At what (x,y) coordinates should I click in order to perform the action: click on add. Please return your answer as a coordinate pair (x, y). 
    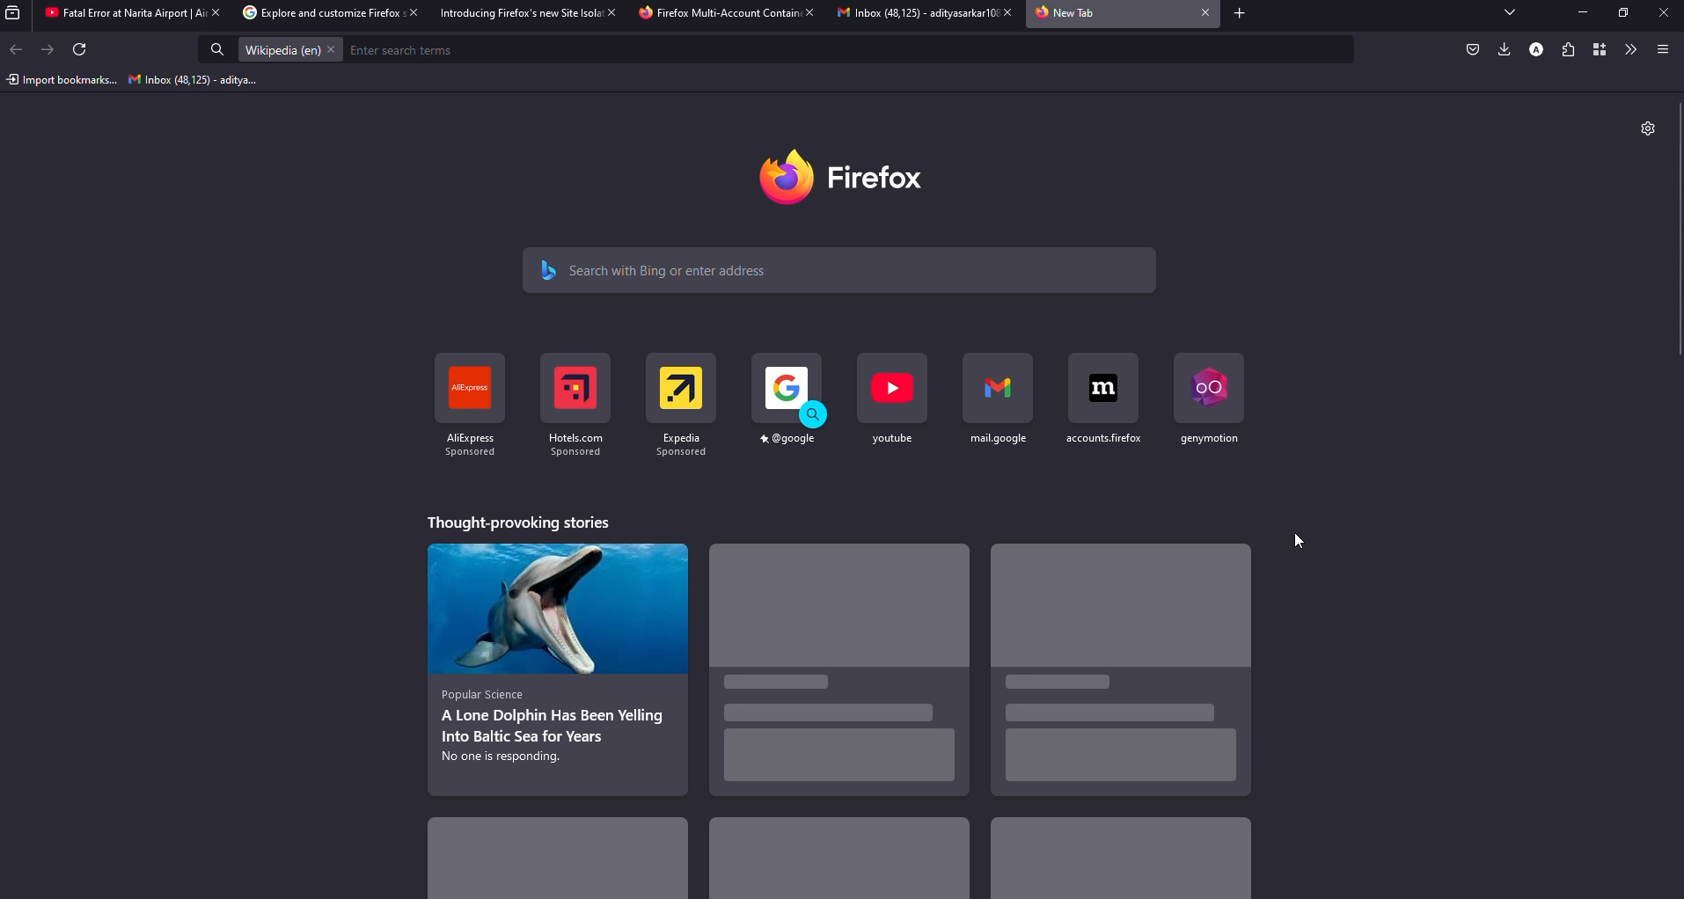
    Looking at the image, I should click on (1237, 14).